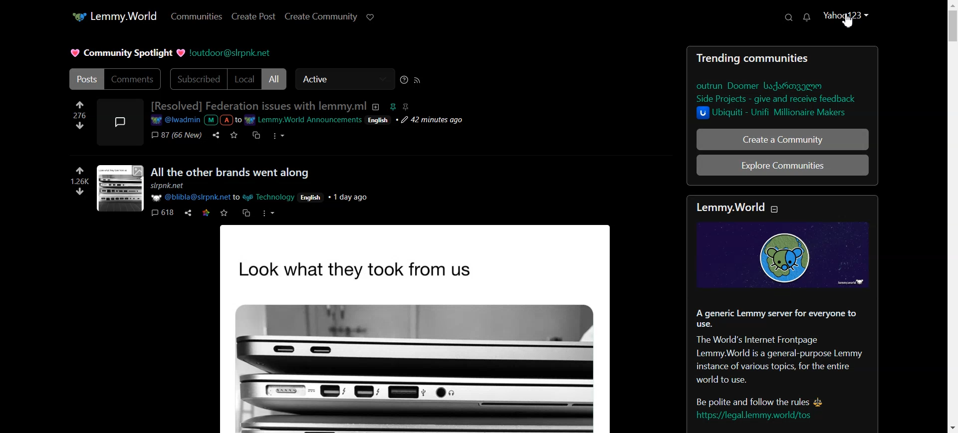 The width and height of the screenshot is (958, 433). Describe the element at coordinates (254, 135) in the screenshot. I see `Copy` at that location.